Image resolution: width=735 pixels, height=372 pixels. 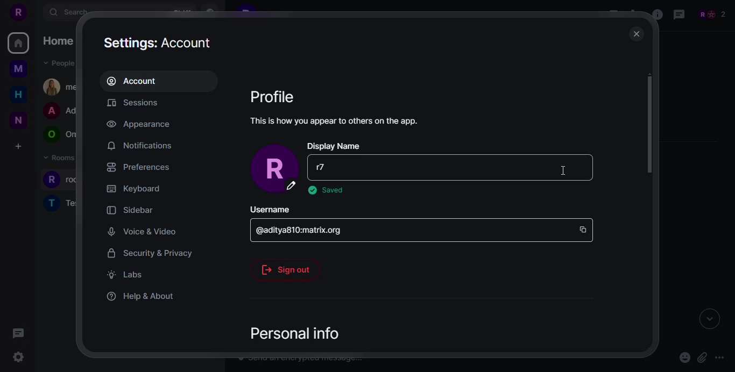 What do you see at coordinates (59, 42) in the screenshot?
I see `home` at bounding box center [59, 42].